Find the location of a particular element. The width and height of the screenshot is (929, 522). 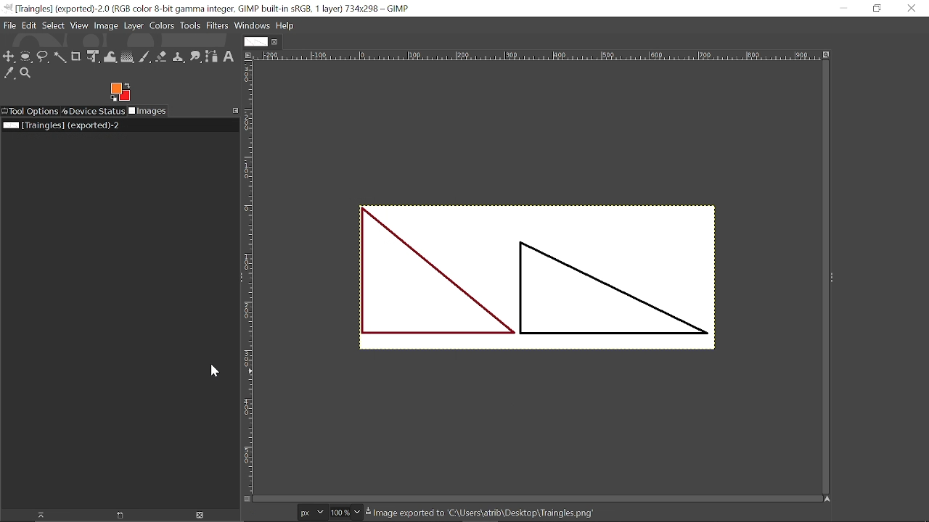

Clone tool is located at coordinates (179, 57).